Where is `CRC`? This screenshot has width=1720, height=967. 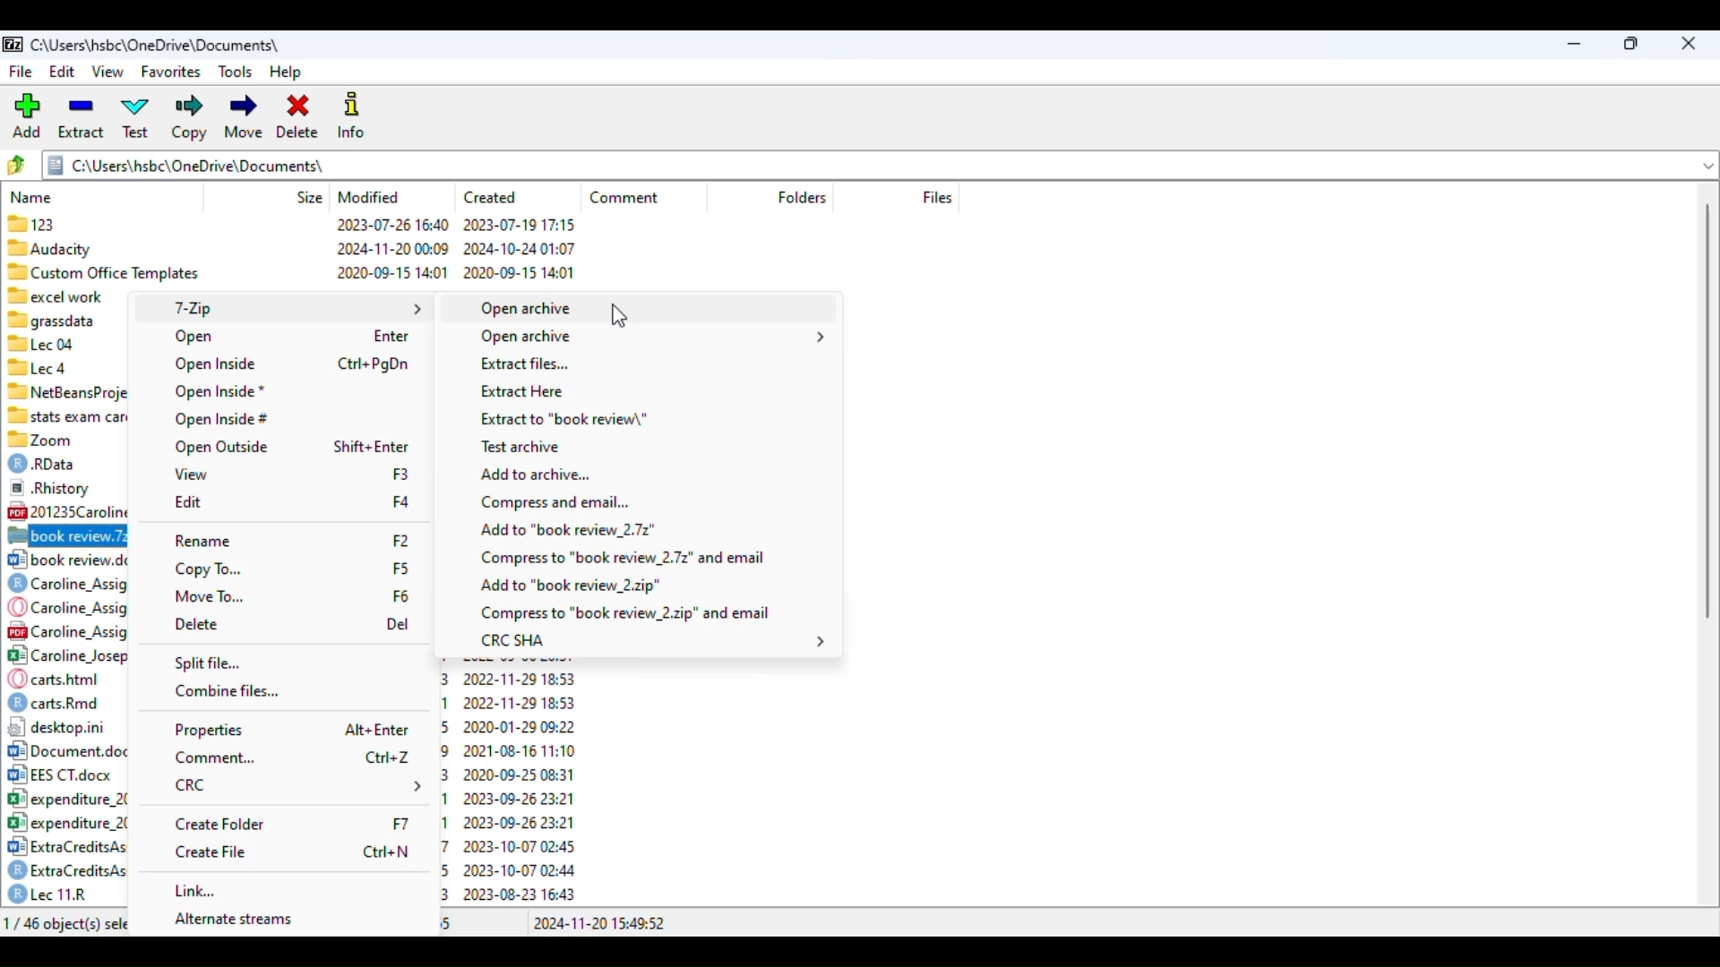
CRC is located at coordinates (299, 784).